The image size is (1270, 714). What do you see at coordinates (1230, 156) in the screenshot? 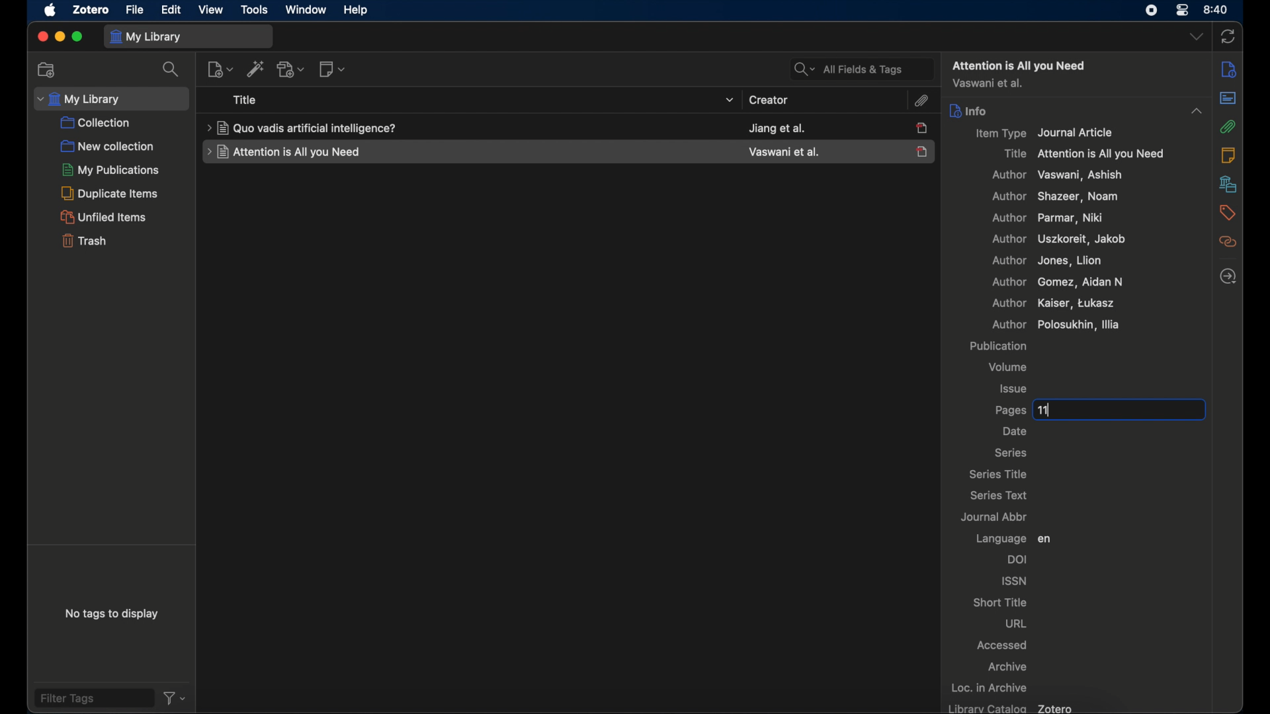
I see `notes ` at bounding box center [1230, 156].